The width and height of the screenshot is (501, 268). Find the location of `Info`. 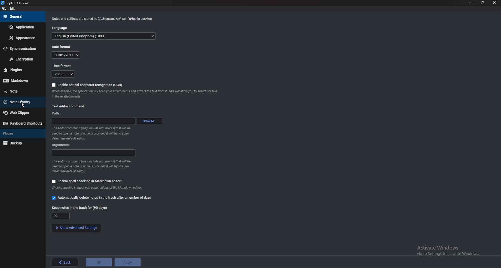

Info is located at coordinates (102, 188).